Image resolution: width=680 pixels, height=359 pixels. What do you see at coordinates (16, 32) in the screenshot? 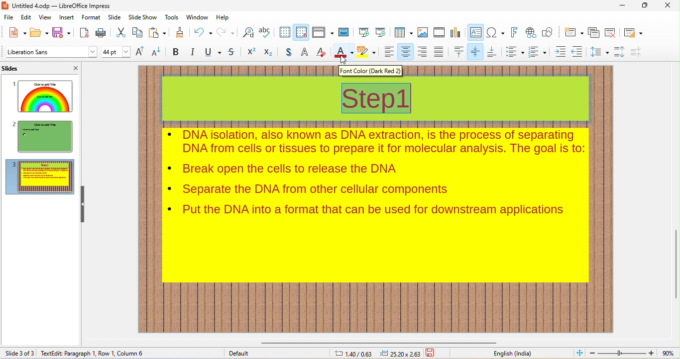
I see `new` at bounding box center [16, 32].